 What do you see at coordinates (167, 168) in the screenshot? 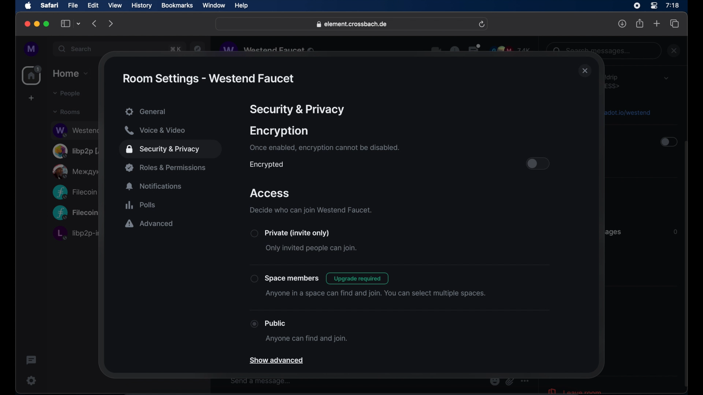
I see `roles and permissions` at bounding box center [167, 168].